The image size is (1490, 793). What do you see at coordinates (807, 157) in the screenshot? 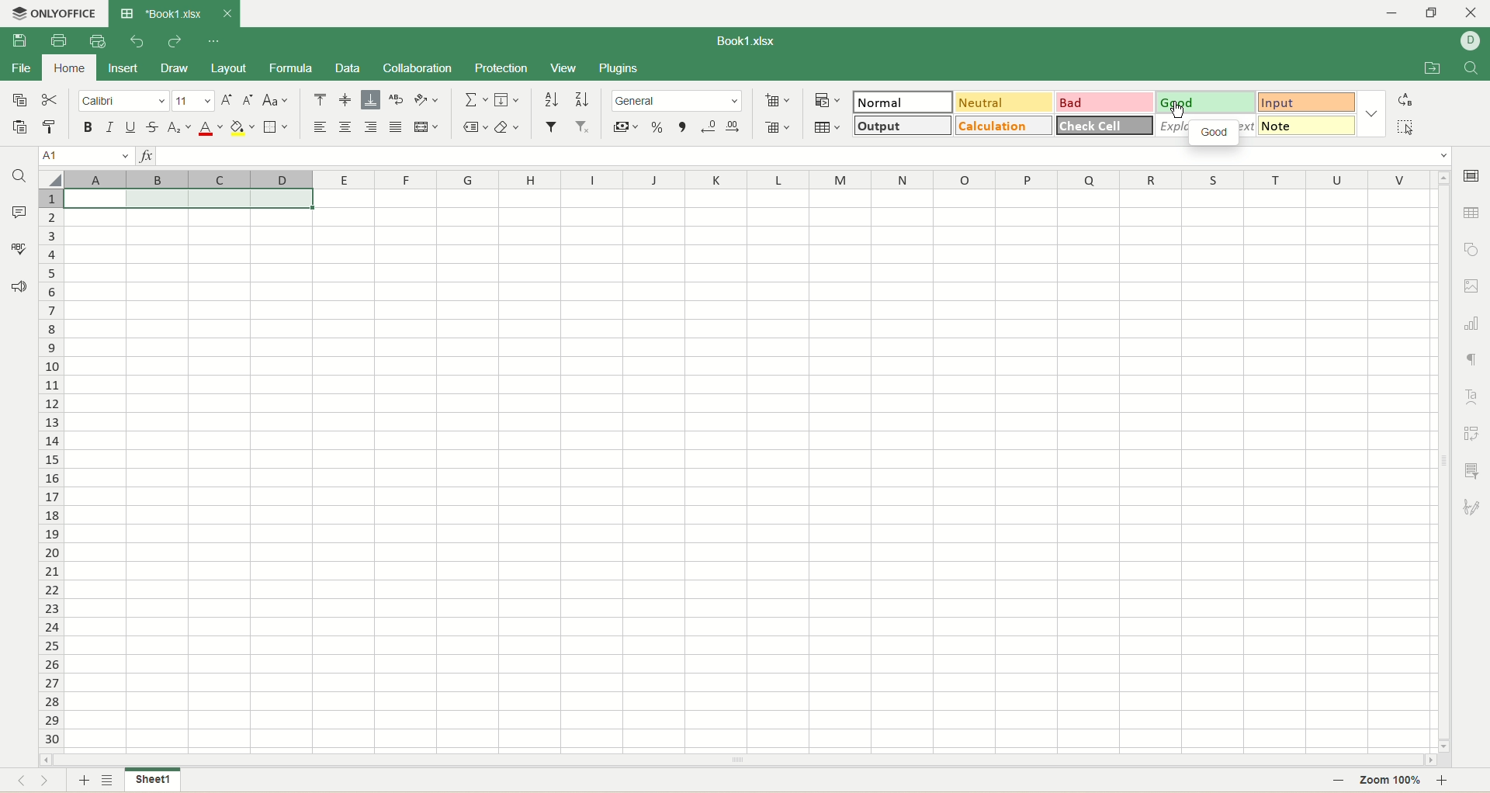
I see `input line` at bounding box center [807, 157].